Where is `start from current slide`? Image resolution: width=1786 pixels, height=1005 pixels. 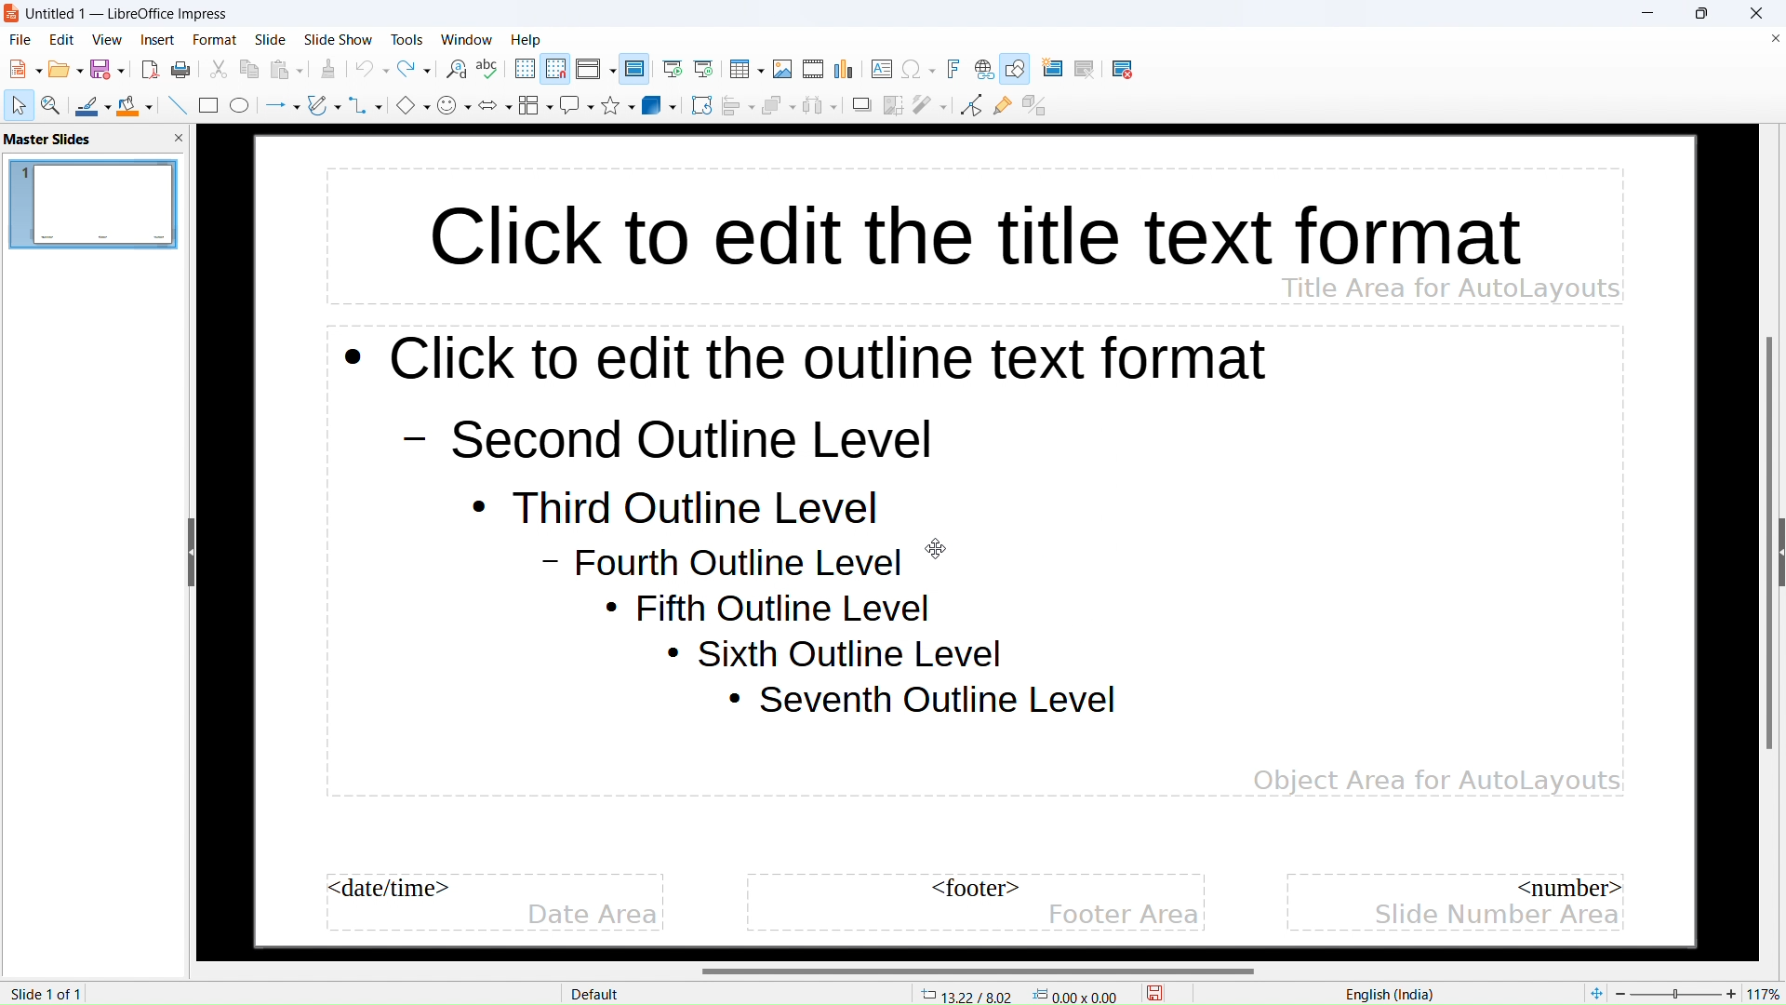
start from current slide is located at coordinates (704, 69).